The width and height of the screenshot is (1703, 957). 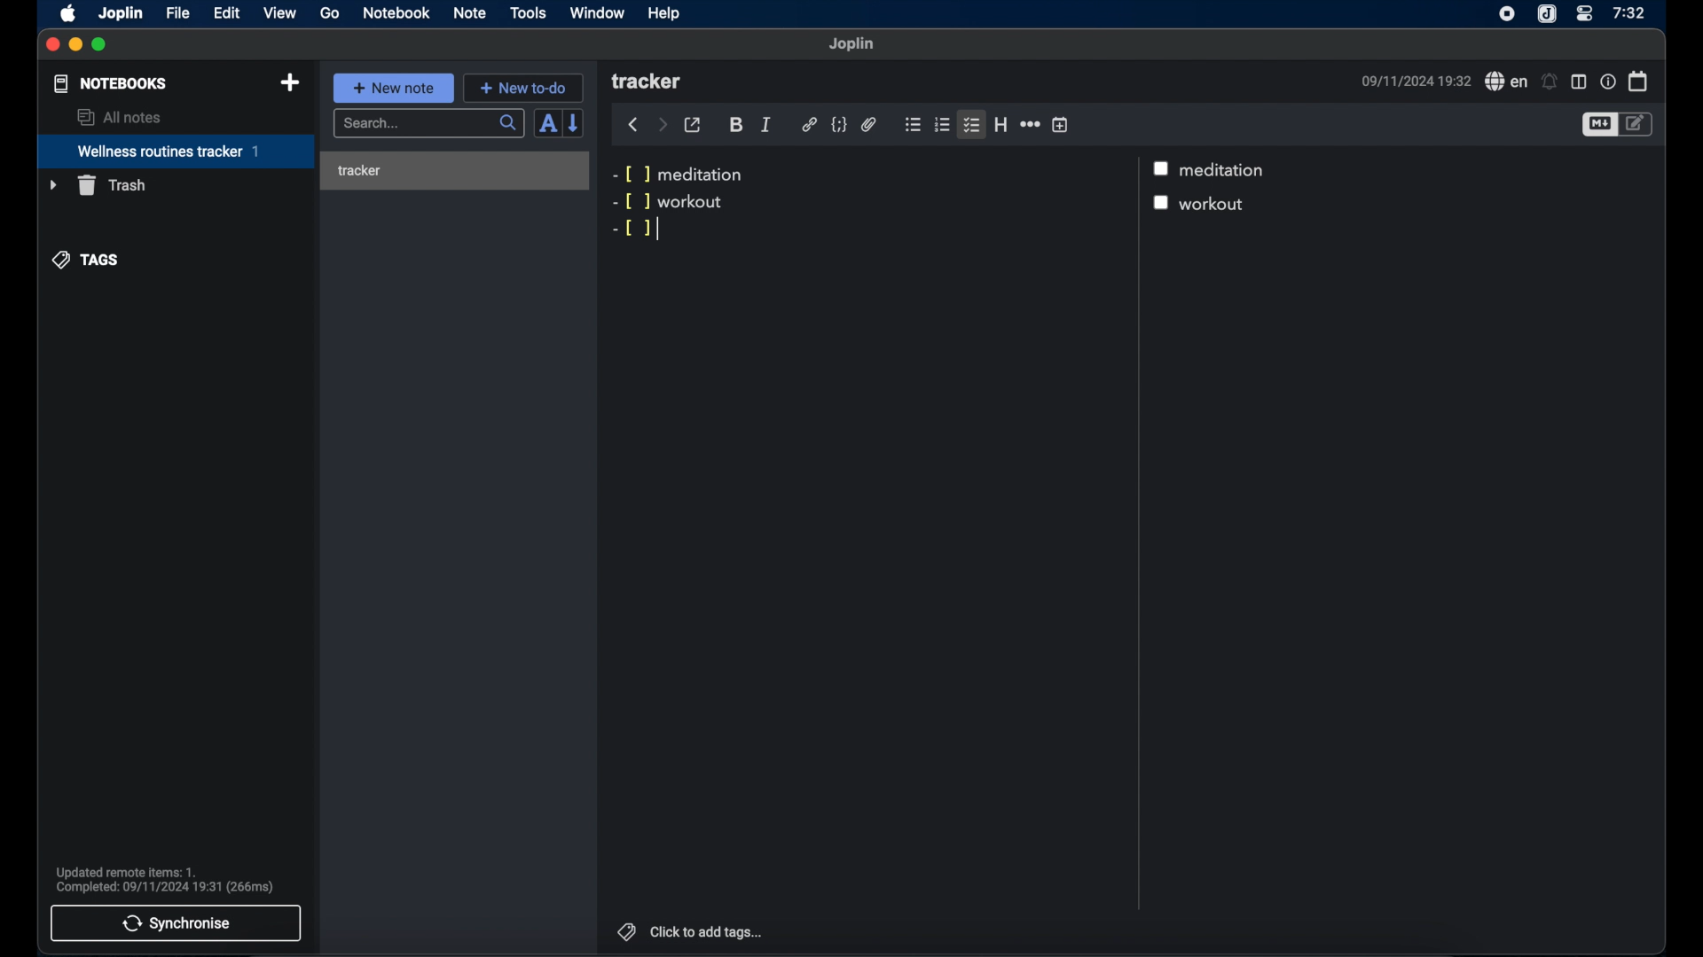 I want to click on horizontal rule, so click(x=1029, y=124).